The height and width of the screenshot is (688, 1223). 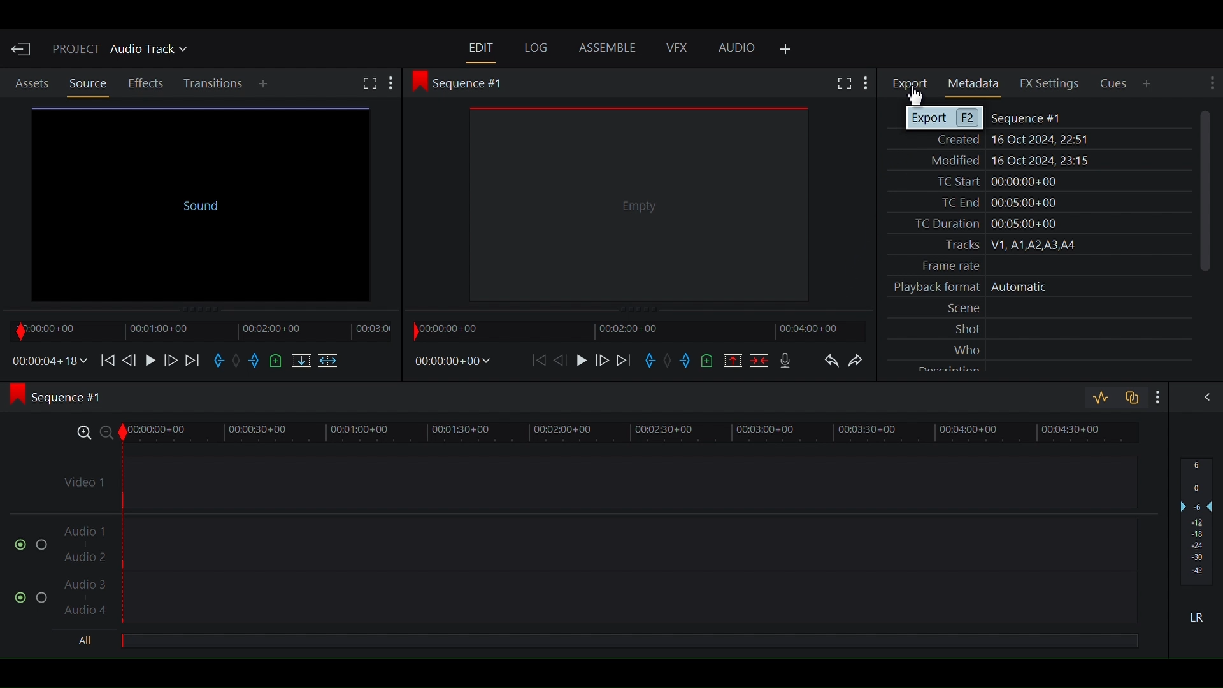 I want to click on Enable/Disable, so click(x=25, y=543).